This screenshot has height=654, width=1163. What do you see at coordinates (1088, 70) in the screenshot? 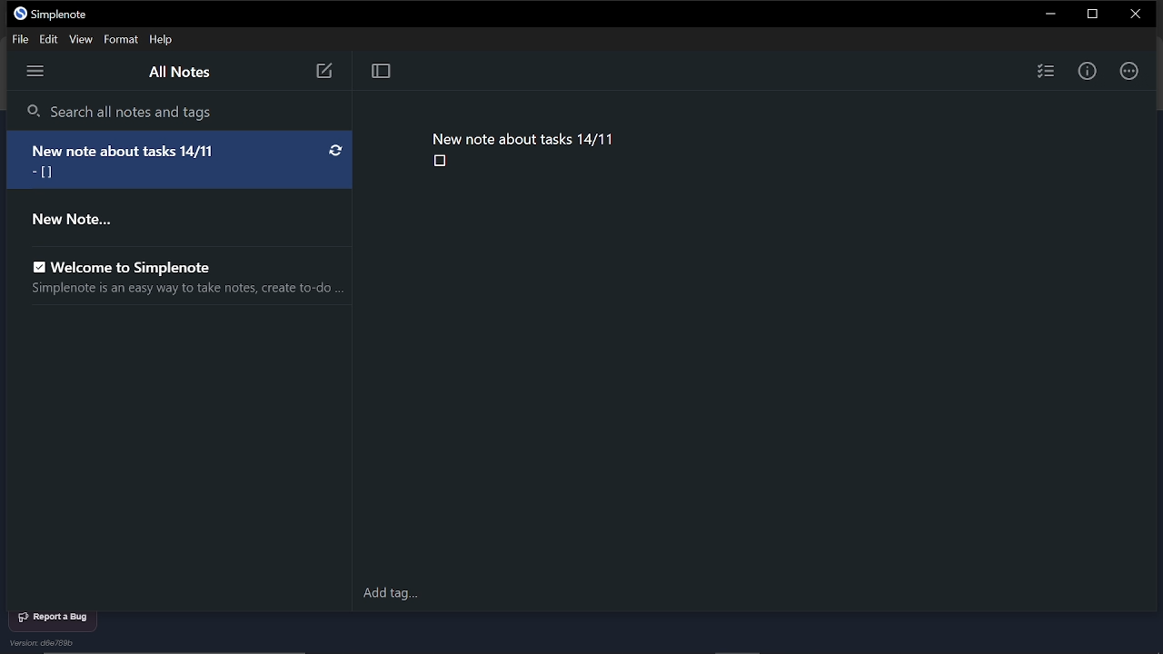
I see `Info` at bounding box center [1088, 70].